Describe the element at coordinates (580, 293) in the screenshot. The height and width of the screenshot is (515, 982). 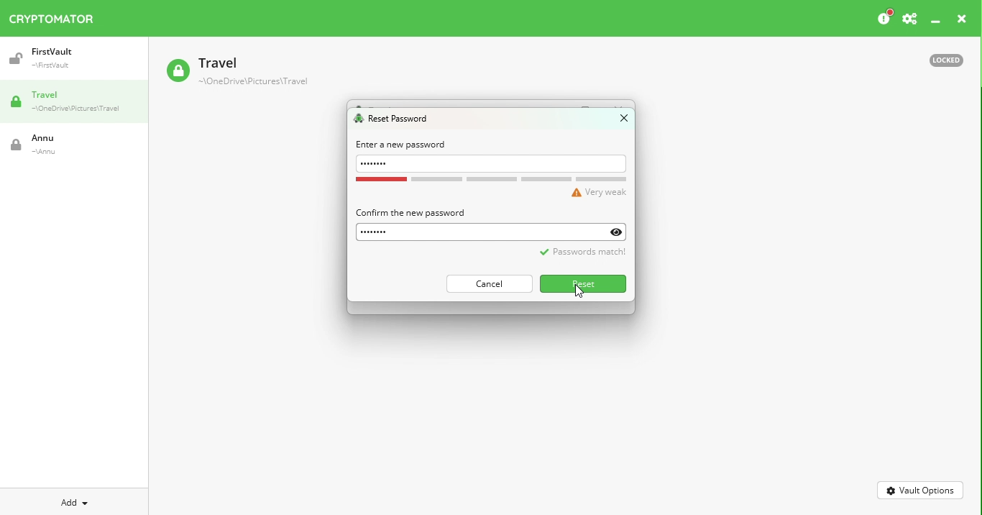
I see `Cursor` at that location.